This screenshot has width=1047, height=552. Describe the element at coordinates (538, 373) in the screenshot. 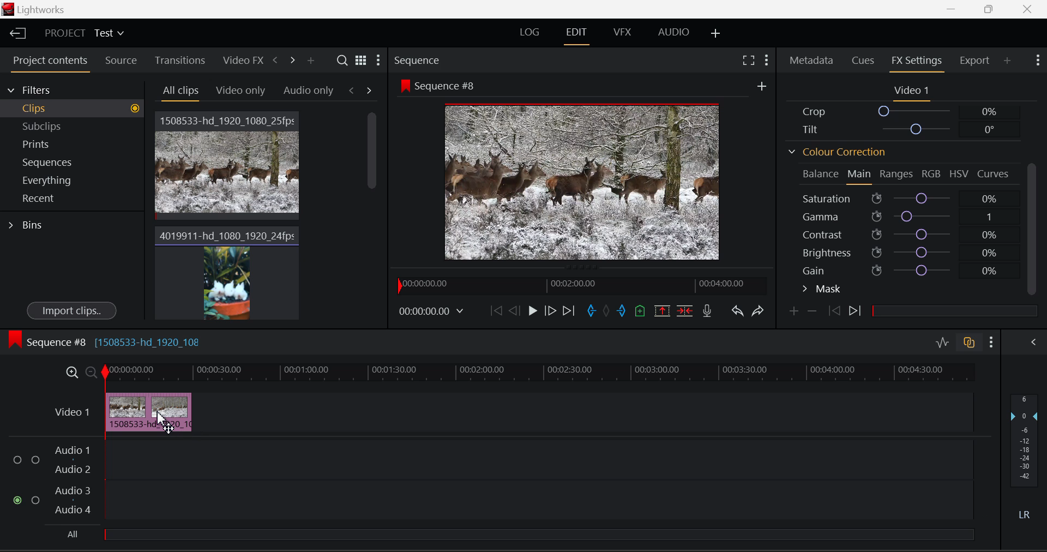

I see `Video Timeline` at that location.